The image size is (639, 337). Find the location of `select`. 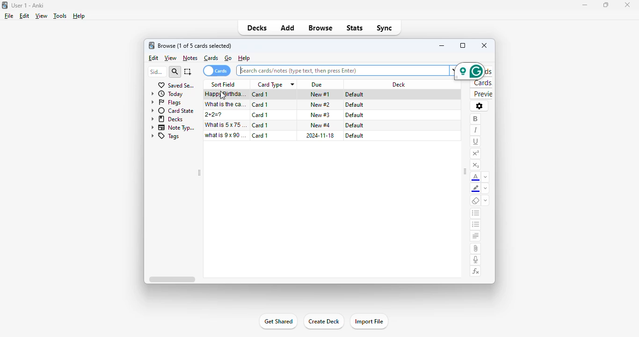

select is located at coordinates (188, 72).